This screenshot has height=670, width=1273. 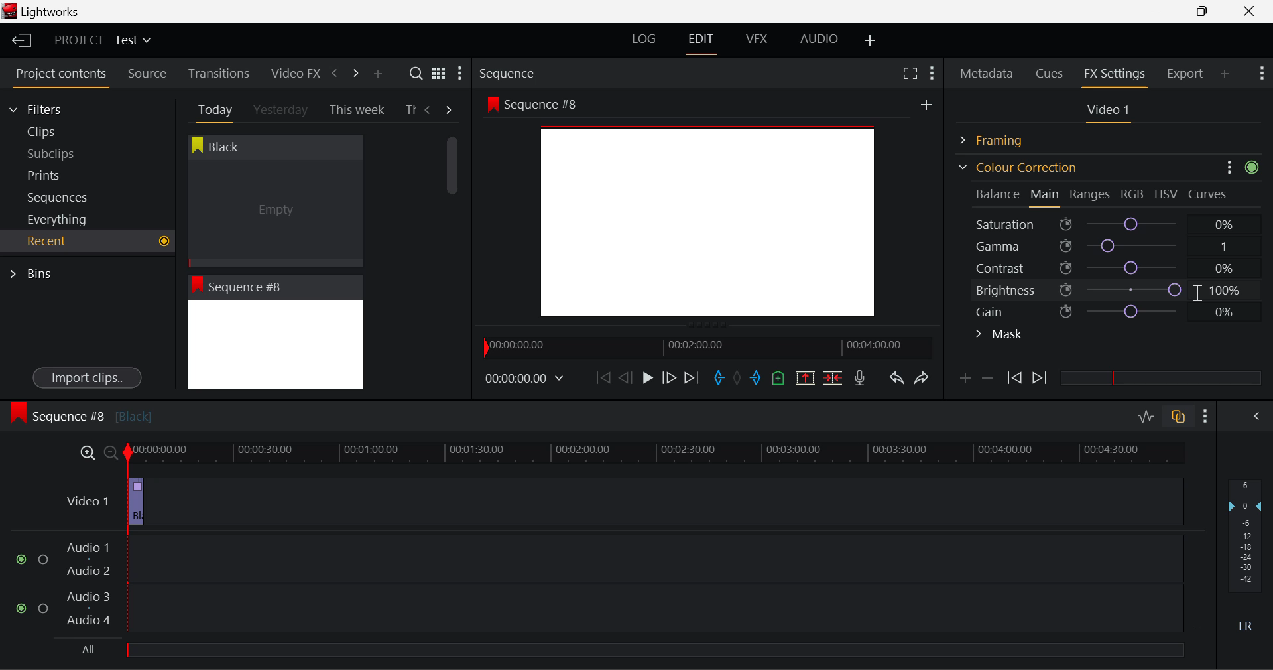 What do you see at coordinates (439, 73) in the screenshot?
I see `Toggle list and title view` at bounding box center [439, 73].